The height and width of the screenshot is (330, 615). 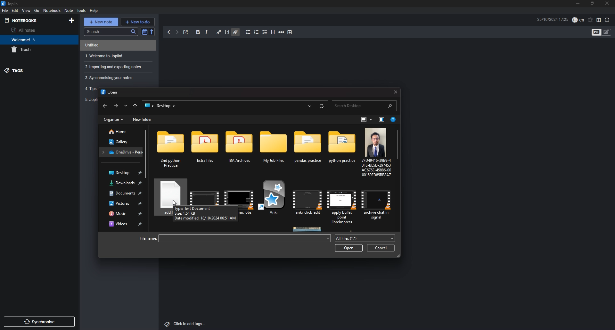 I want to click on 4. Tips, so click(x=90, y=88).